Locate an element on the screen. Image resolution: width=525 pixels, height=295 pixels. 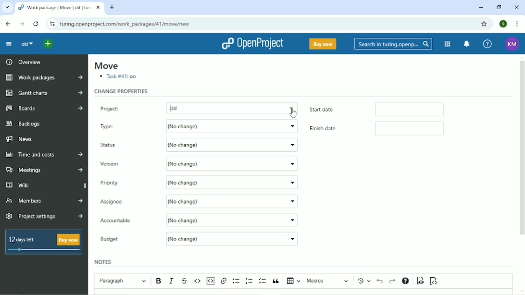
Link is located at coordinates (224, 281).